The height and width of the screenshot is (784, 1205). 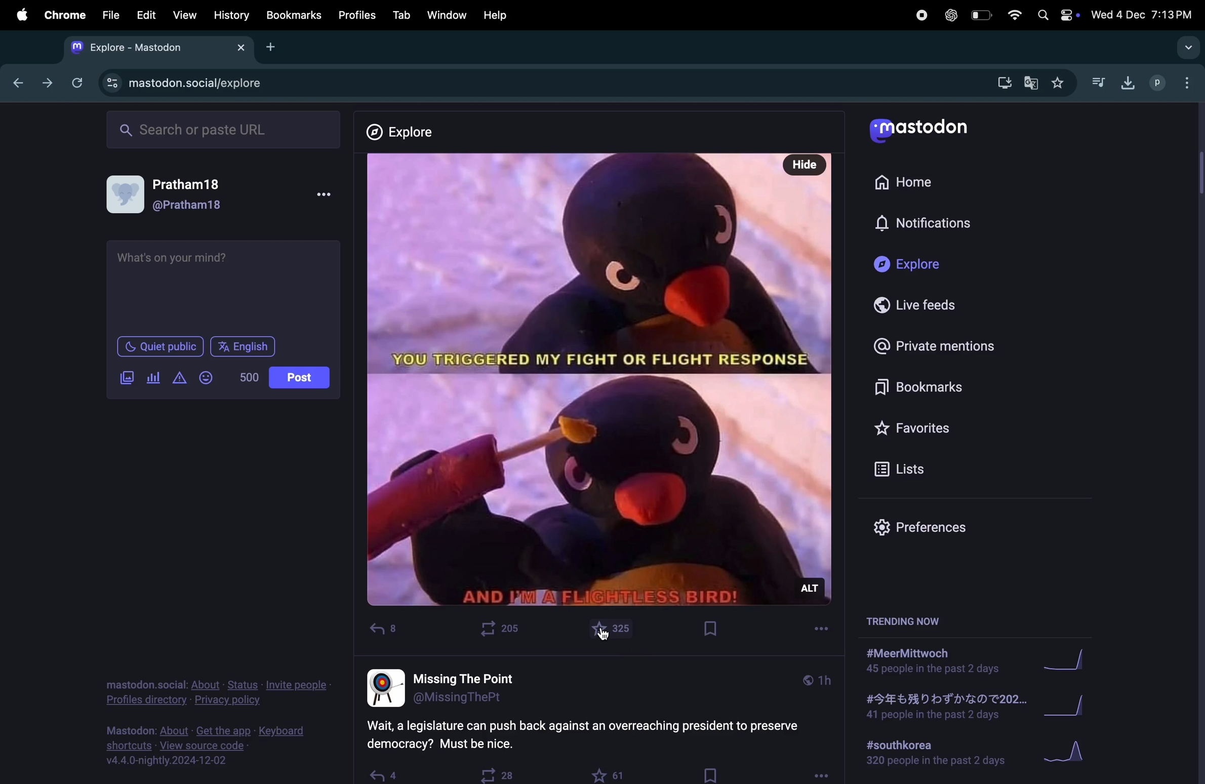 I want to click on , so click(x=1185, y=48).